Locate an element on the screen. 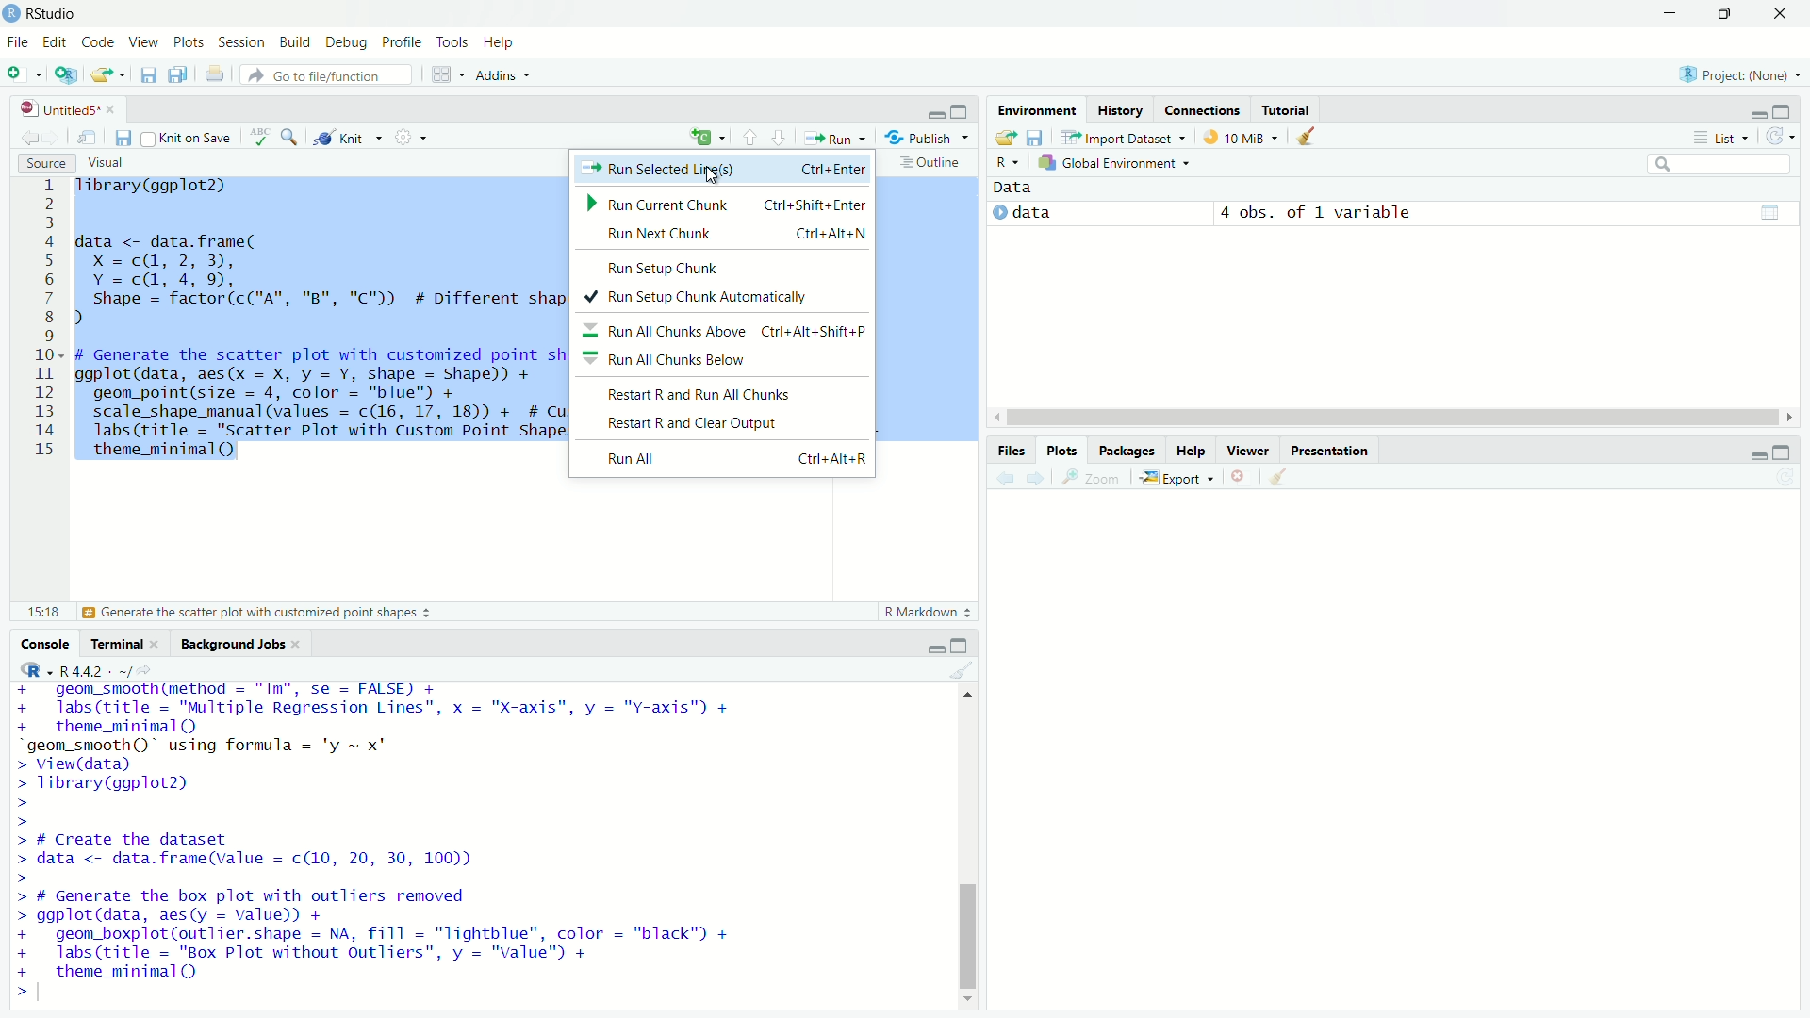 Image resolution: width=1810 pixels, height=1018 pixels. Import Dataset is located at coordinates (1123, 138).